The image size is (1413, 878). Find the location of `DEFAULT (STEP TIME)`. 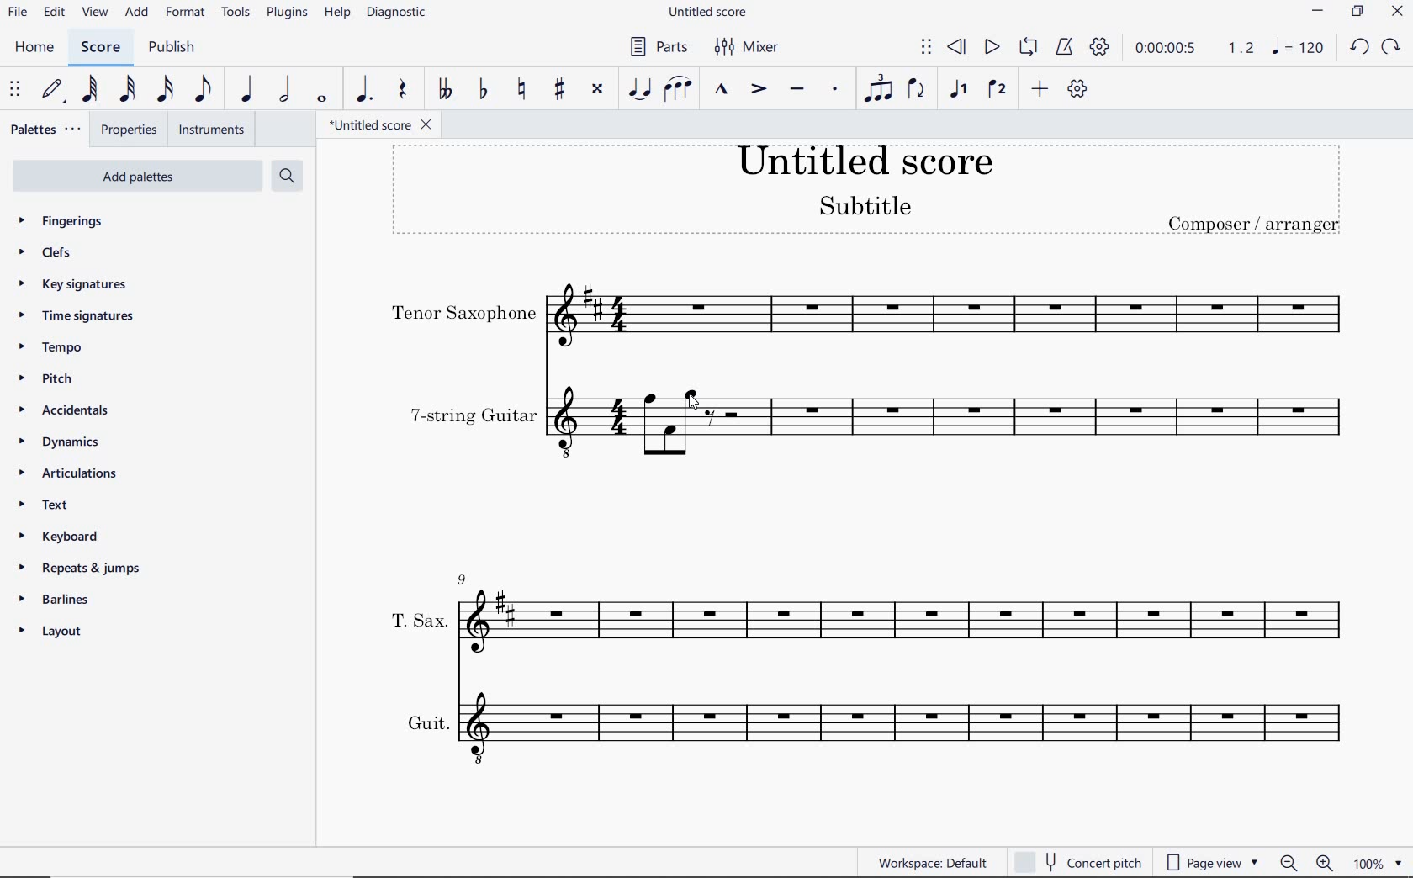

DEFAULT (STEP TIME) is located at coordinates (51, 90).